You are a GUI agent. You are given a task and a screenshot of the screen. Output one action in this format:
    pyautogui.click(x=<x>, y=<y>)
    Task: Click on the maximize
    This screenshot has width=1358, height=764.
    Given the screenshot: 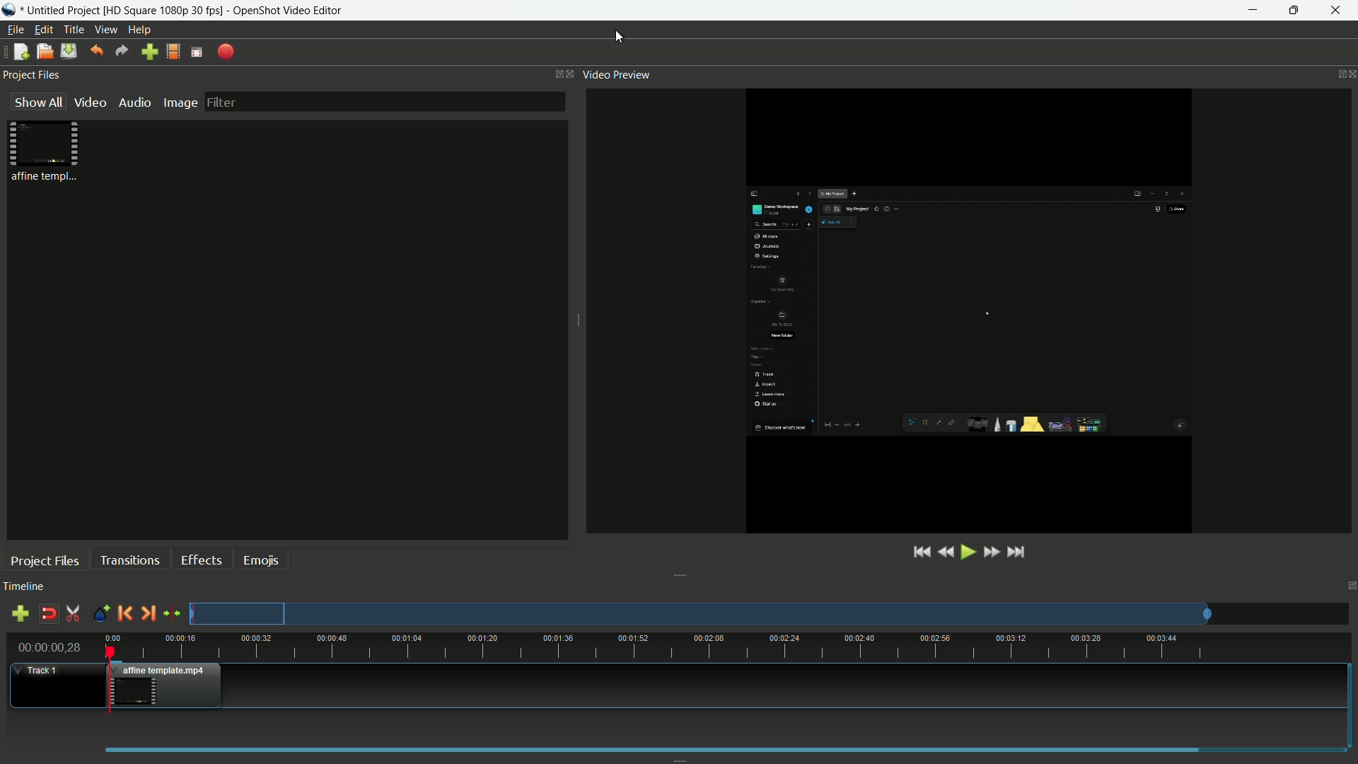 What is the action you would take?
    pyautogui.click(x=1297, y=11)
    